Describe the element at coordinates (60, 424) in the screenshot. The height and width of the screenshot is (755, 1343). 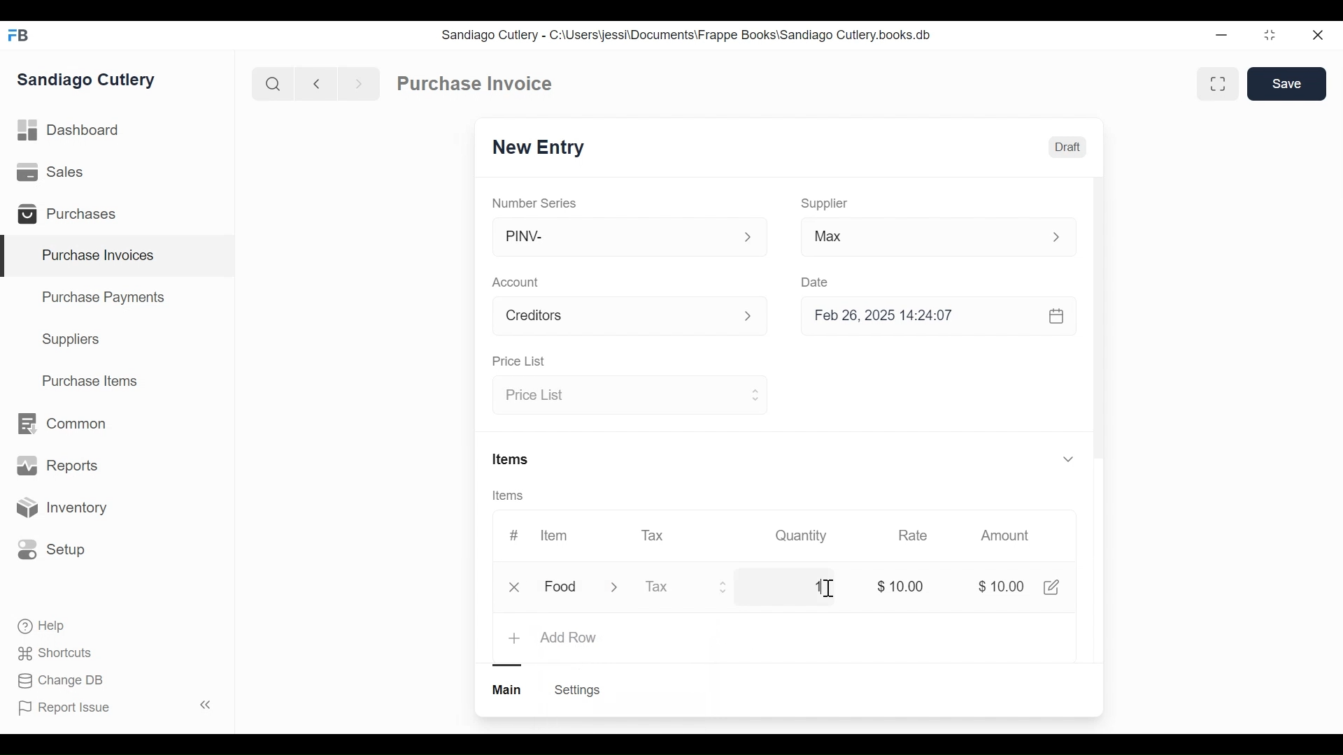
I see `Common` at that location.